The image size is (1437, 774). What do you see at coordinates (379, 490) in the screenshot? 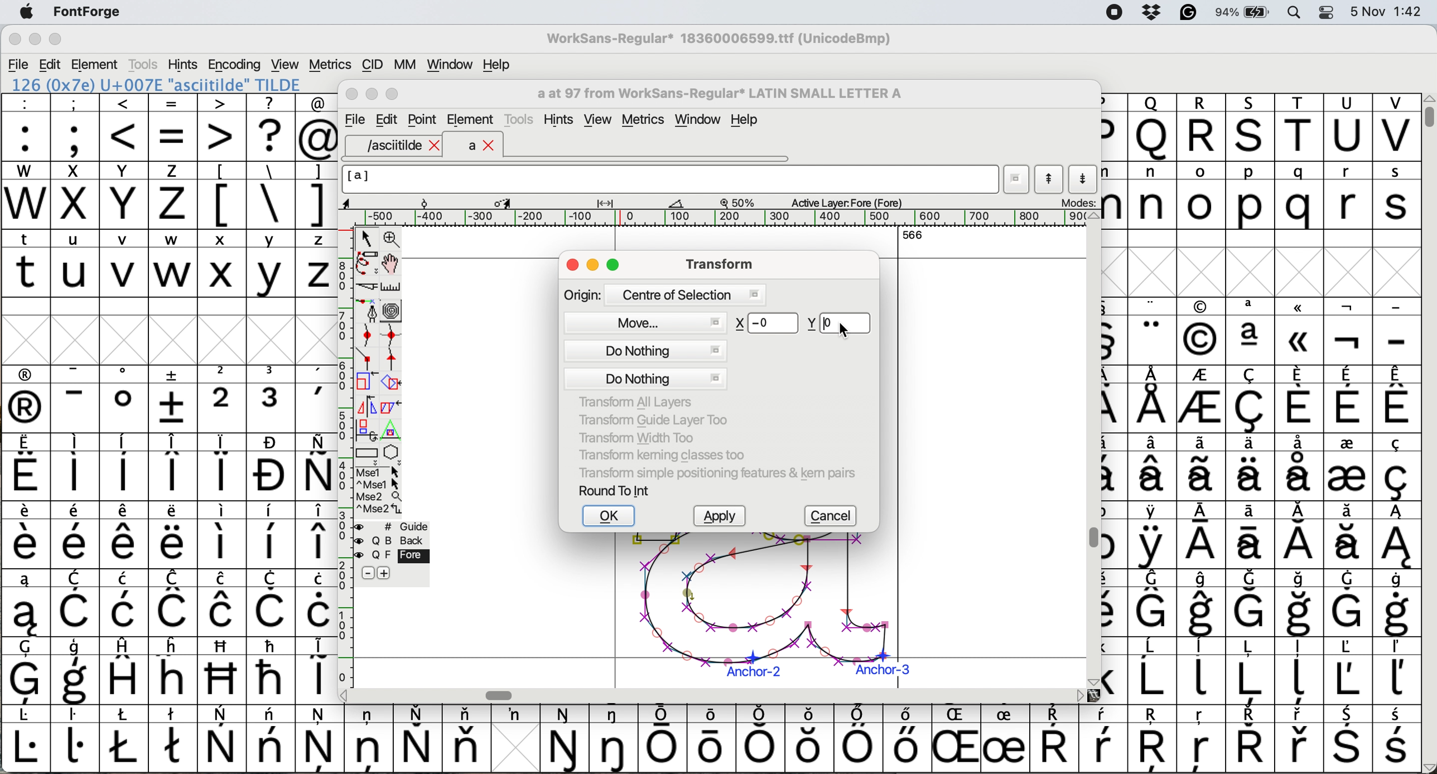
I see `more options` at bounding box center [379, 490].